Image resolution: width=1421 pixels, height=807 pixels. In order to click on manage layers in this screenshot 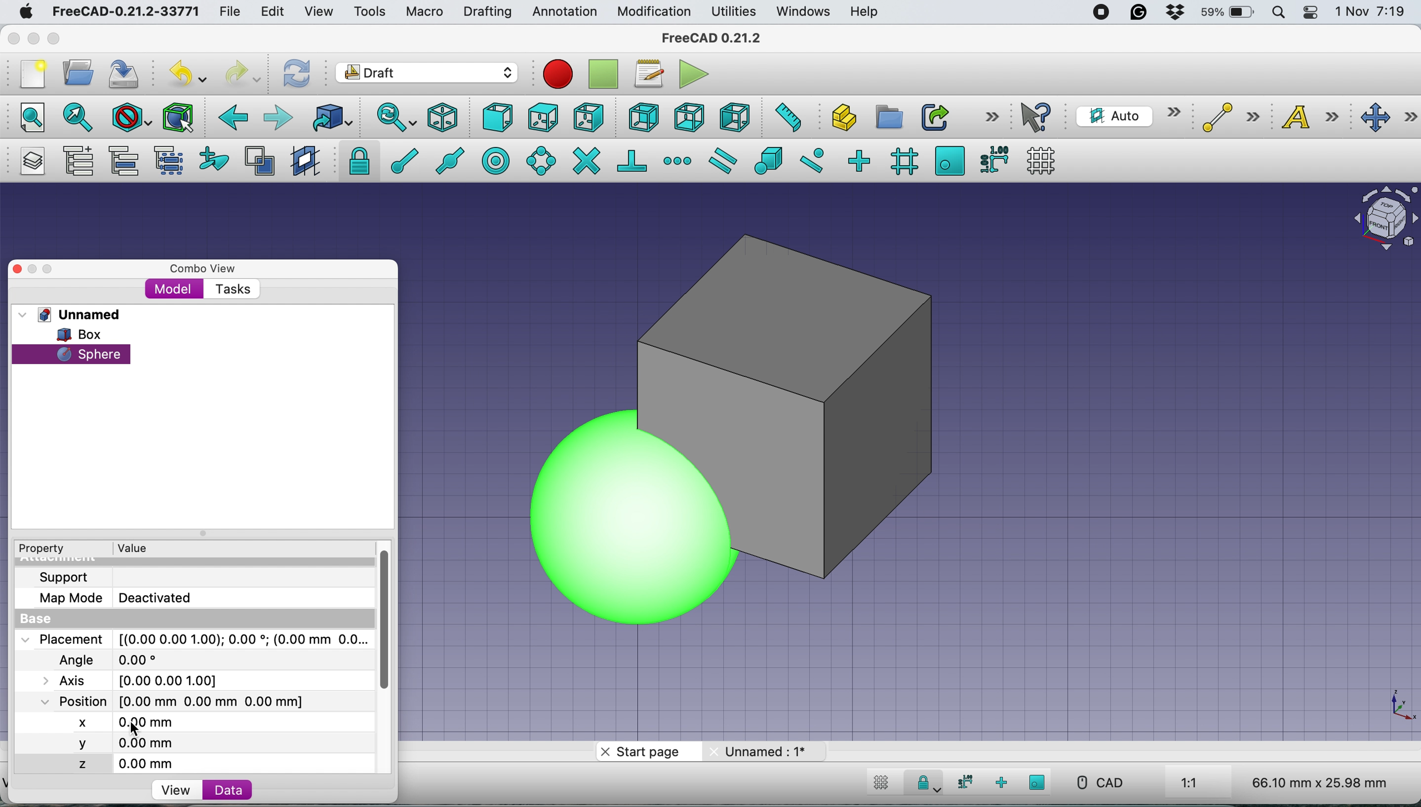, I will do `click(29, 161)`.